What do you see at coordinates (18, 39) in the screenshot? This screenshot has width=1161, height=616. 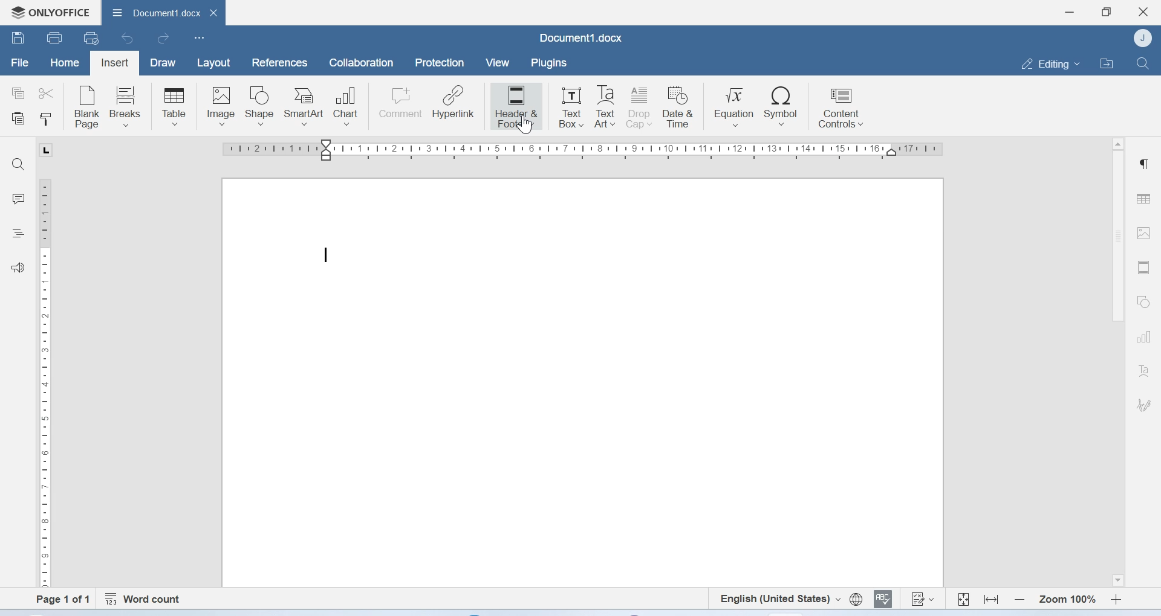 I see `Save` at bounding box center [18, 39].